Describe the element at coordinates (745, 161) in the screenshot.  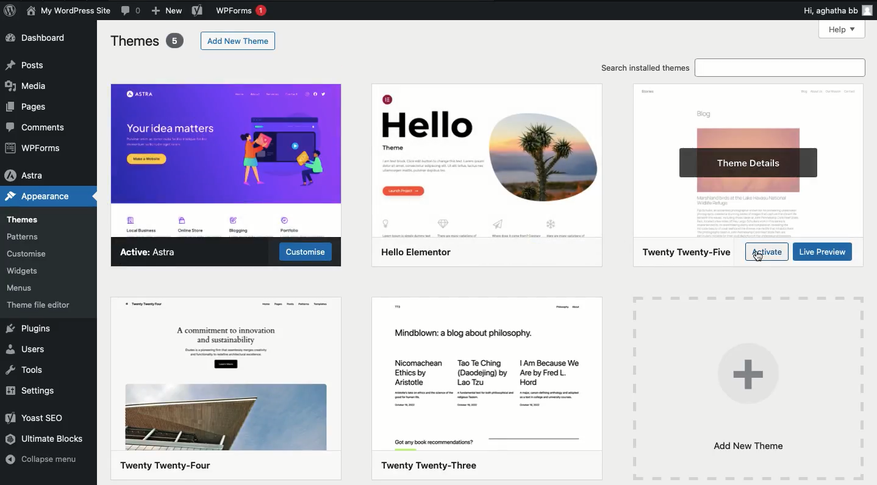
I see `Theme details` at that location.